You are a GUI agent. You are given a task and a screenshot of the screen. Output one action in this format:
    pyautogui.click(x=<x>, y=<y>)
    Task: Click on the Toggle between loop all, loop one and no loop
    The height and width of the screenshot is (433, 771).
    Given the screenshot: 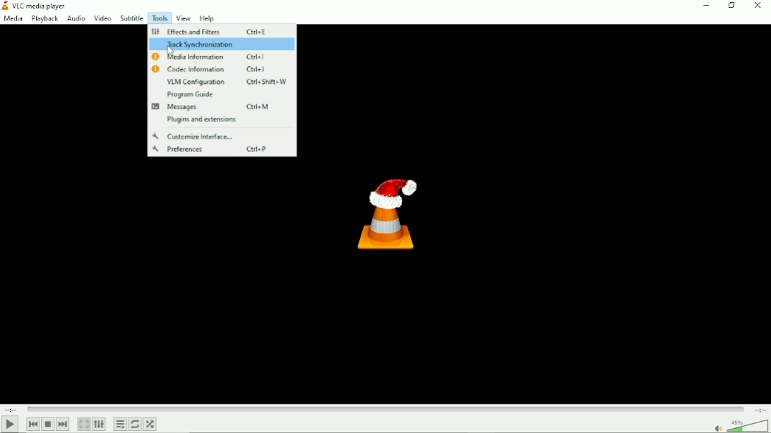 What is the action you would take?
    pyautogui.click(x=135, y=424)
    